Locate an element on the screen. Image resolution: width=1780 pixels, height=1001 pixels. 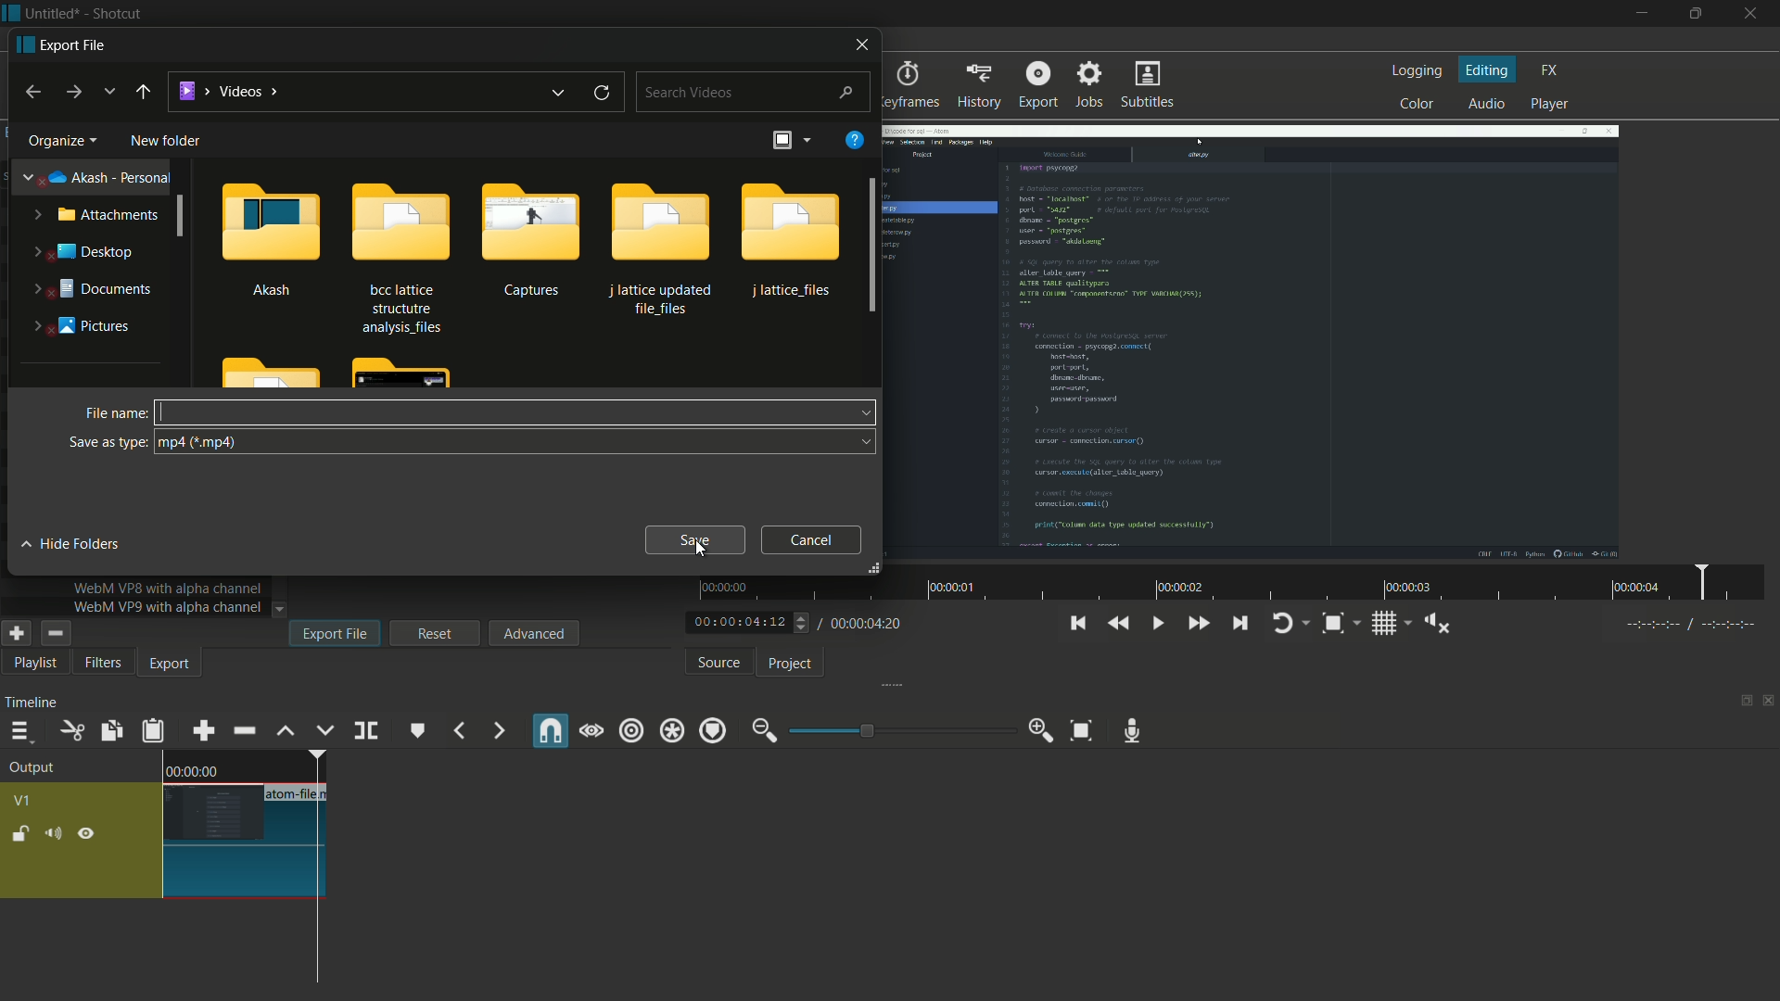
folder-5 is located at coordinates (792, 240).